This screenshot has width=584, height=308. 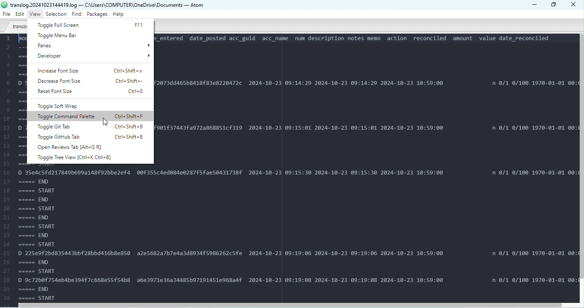 What do you see at coordinates (534, 4) in the screenshot?
I see `Minimize` at bounding box center [534, 4].